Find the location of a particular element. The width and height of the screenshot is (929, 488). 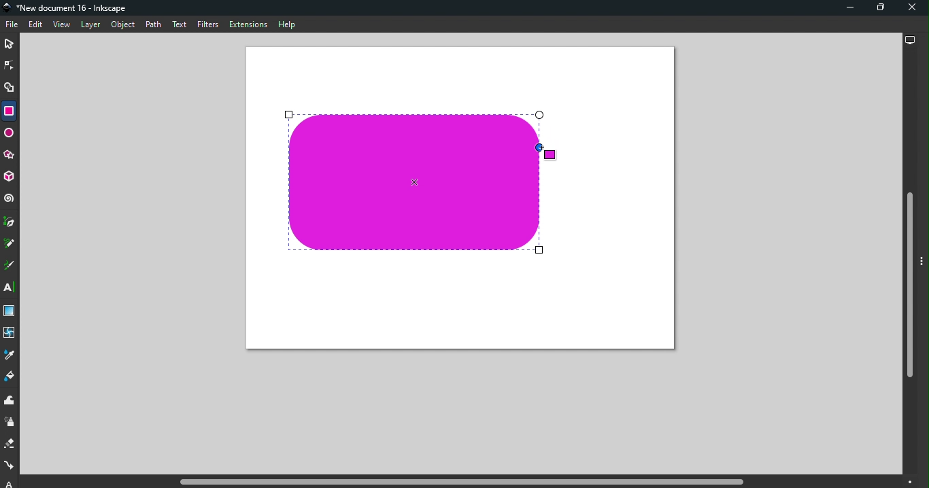

Eraser tool is located at coordinates (11, 444).